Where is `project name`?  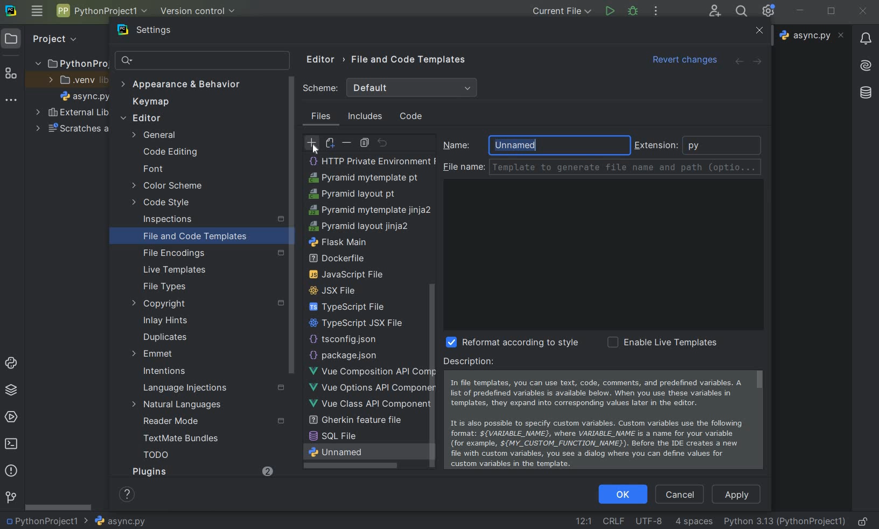
project name is located at coordinates (46, 522).